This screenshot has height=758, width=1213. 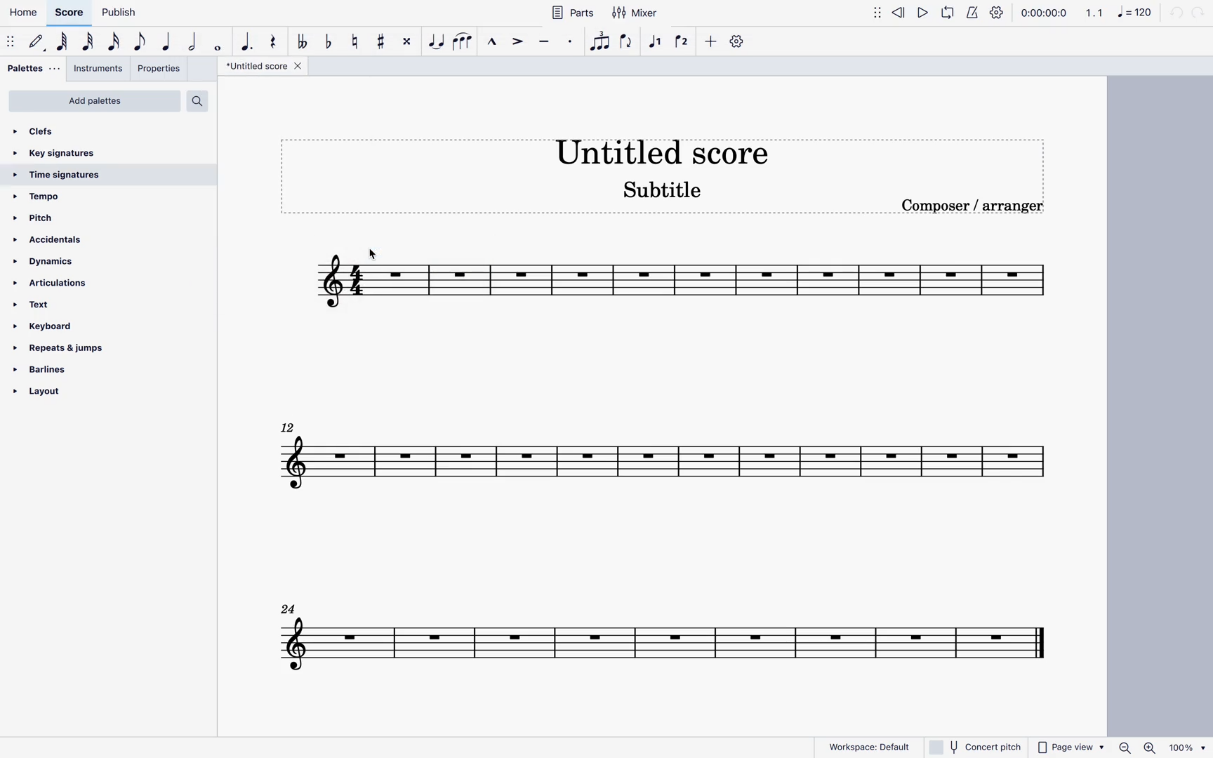 What do you see at coordinates (299, 45) in the screenshot?
I see `double toggle flat` at bounding box center [299, 45].